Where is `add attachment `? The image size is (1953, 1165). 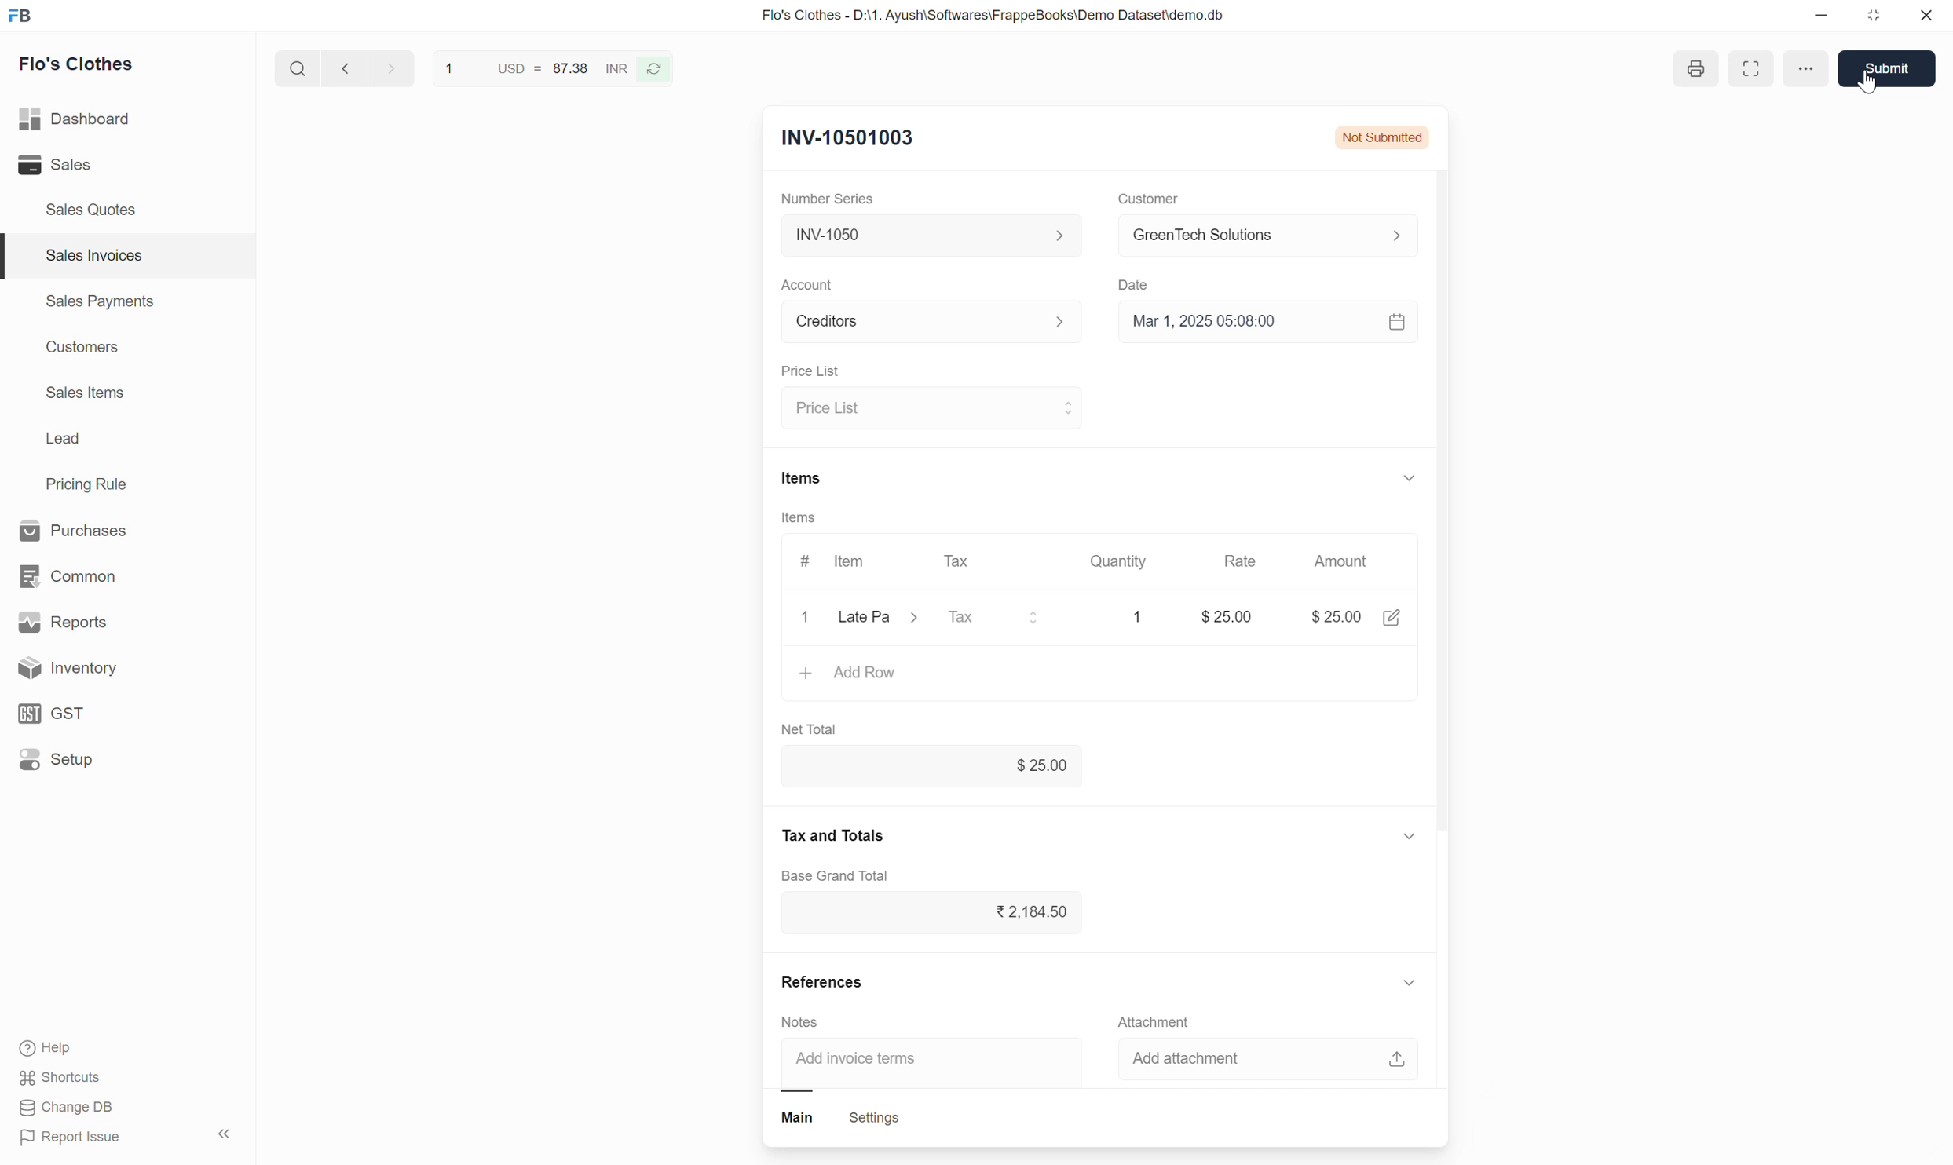
add attachment  is located at coordinates (1272, 1061).